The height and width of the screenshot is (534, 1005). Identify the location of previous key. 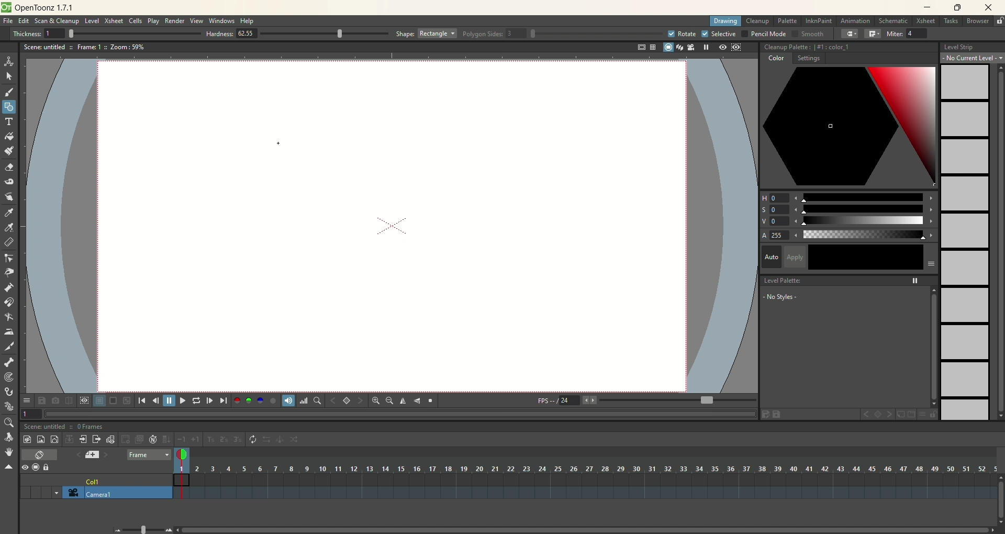
(866, 416).